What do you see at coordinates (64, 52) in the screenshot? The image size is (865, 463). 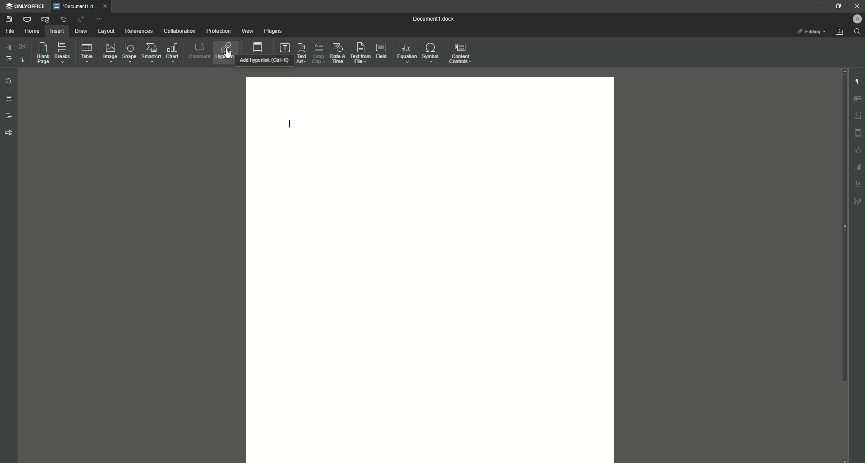 I see `Breaks` at bounding box center [64, 52].